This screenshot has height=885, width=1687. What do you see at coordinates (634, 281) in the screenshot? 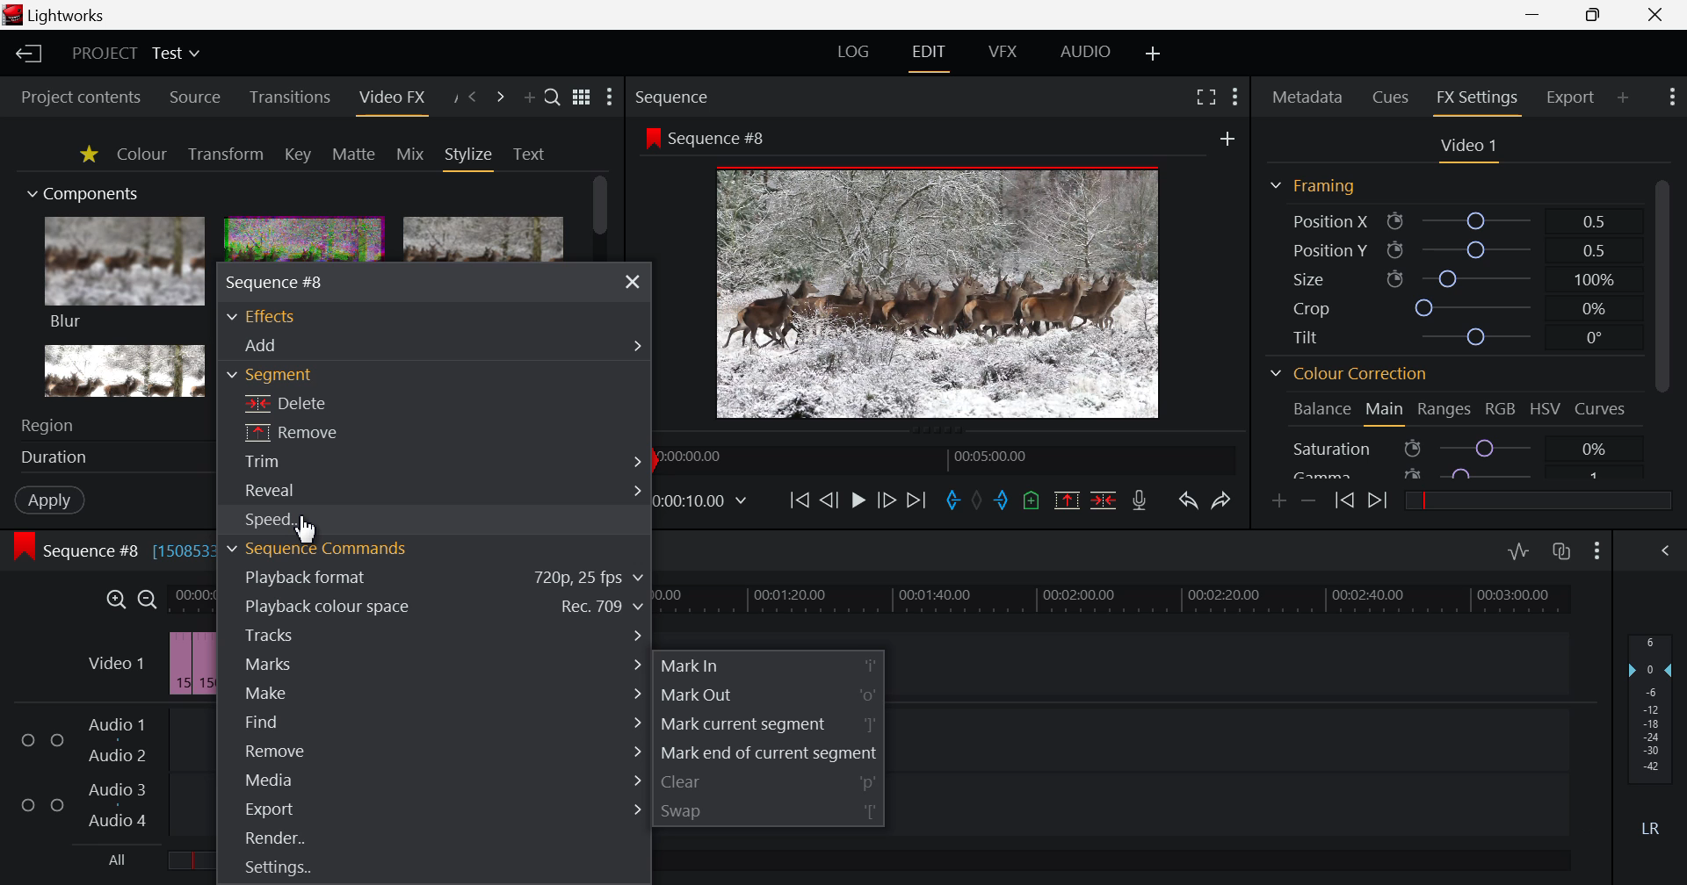
I see `Close` at bounding box center [634, 281].